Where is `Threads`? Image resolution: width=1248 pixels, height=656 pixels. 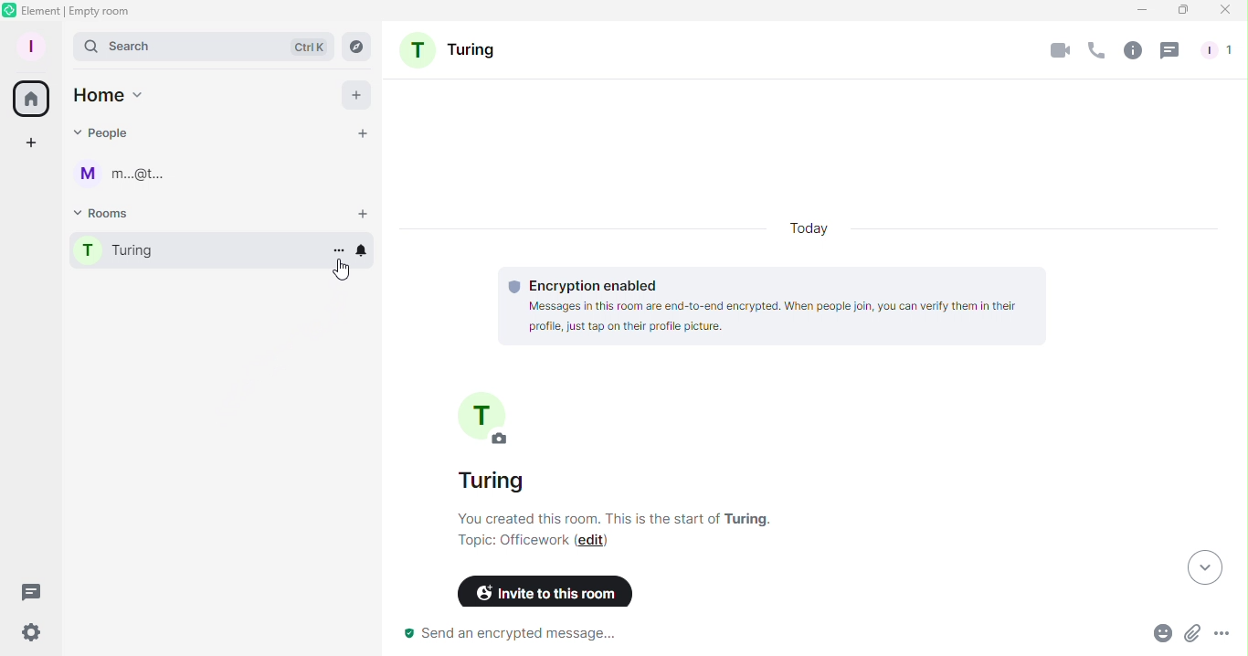
Threads is located at coordinates (1170, 54).